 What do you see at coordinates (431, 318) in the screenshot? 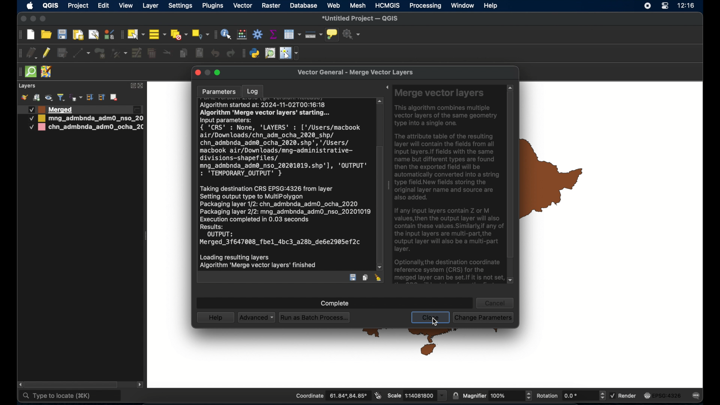
I see `close` at bounding box center [431, 318].